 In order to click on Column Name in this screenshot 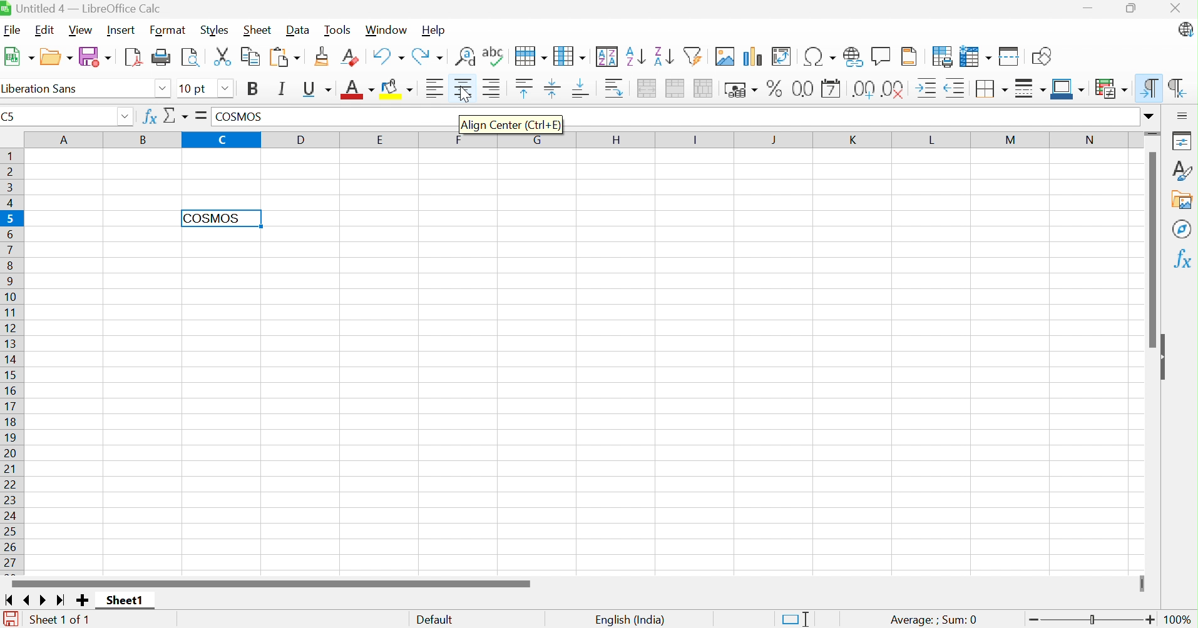, I will do `click(578, 140)`.